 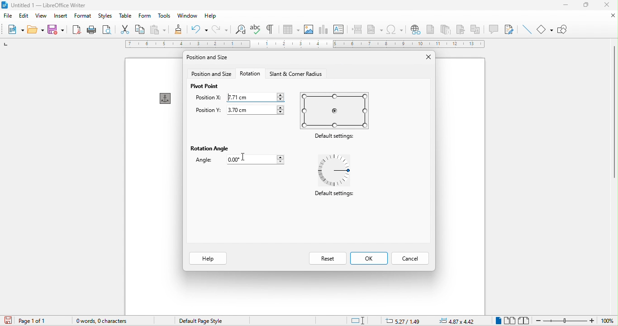 I want to click on show draw function, so click(x=563, y=28).